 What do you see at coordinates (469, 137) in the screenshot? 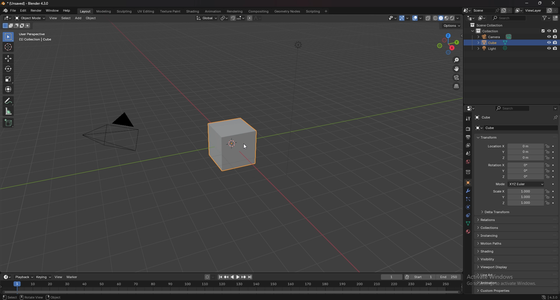
I see `output` at bounding box center [469, 137].